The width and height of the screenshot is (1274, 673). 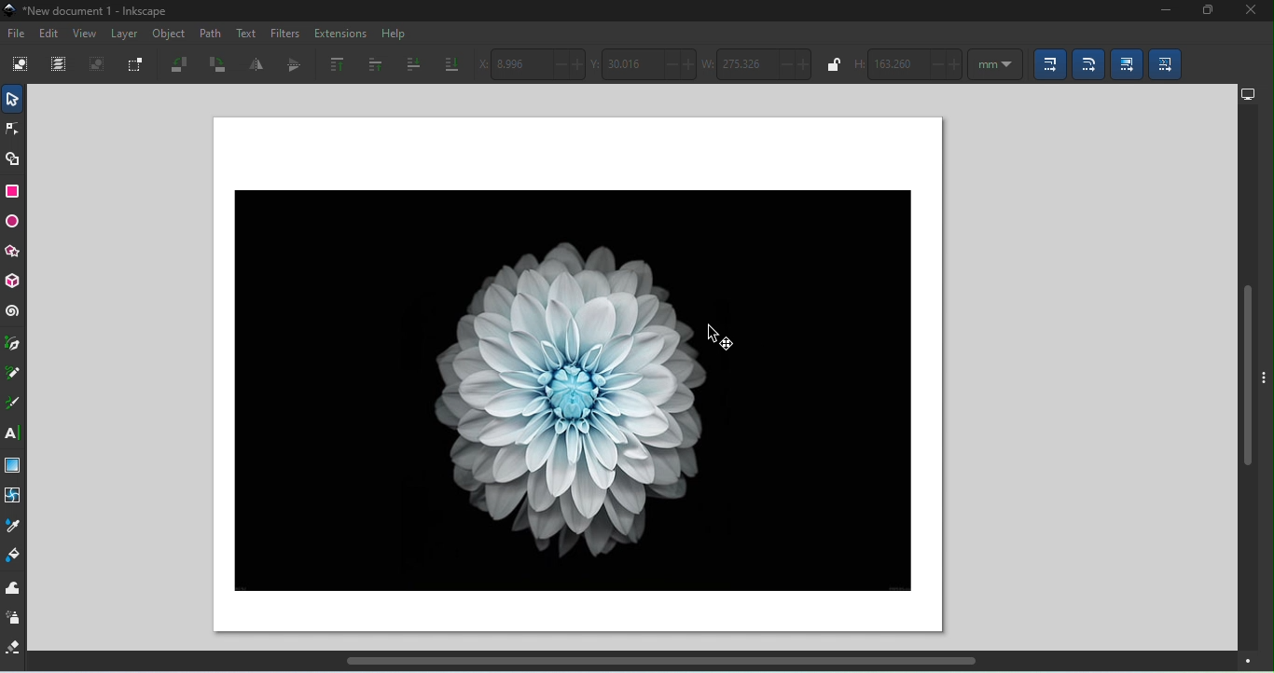 I want to click on Spray tool, so click(x=14, y=618).